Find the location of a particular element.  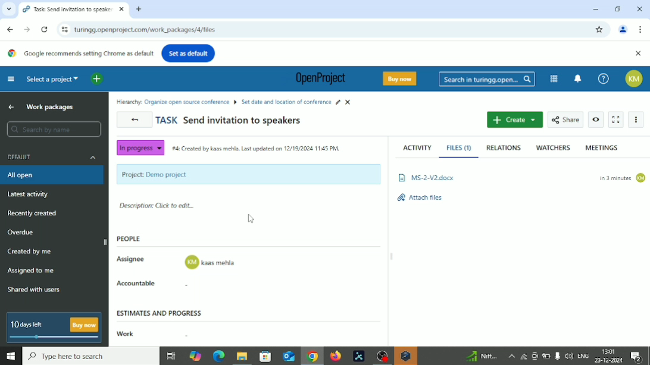

accountable is located at coordinates (211, 286).